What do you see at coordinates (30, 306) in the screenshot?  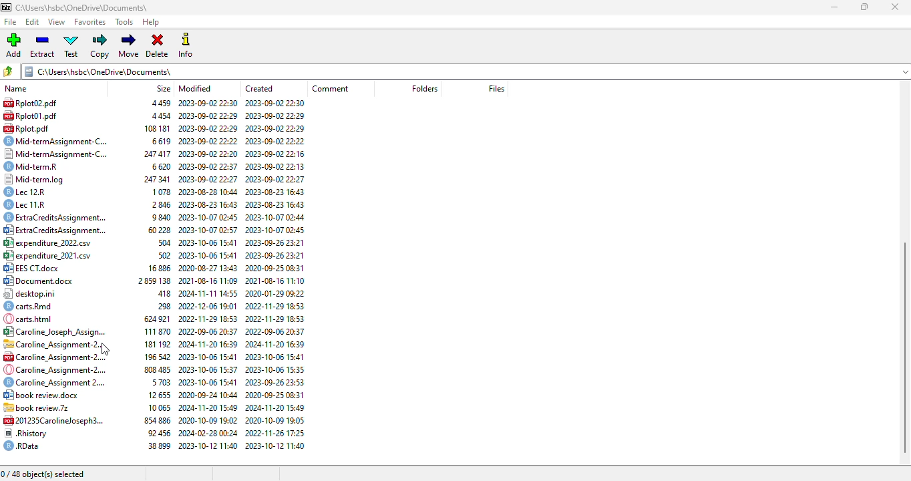 I see ` ecarts. Rmd` at bounding box center [30, 306].